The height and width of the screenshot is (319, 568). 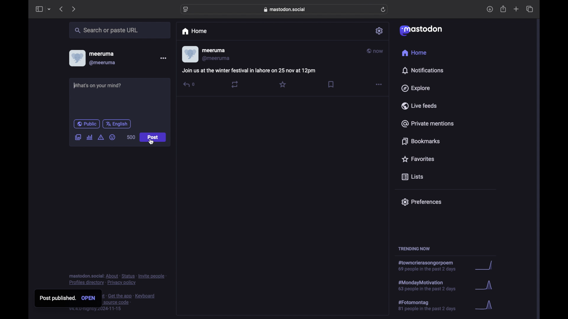 What do you see at coordinates (530, 9) in the screenshot?
I see `show tab overview` at bounding box center [530, 9].